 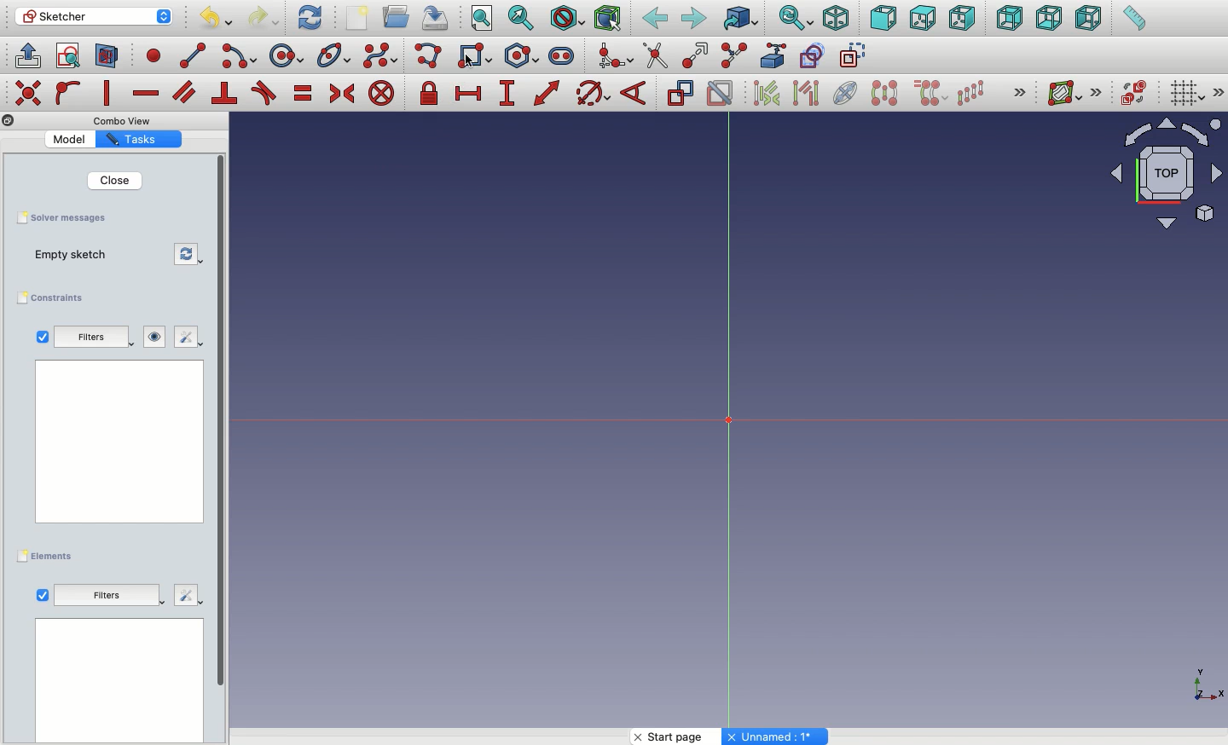 What do you see at coordinates (776, 736) in the screenshot?
I see `Unnamed: 1` at bounding box center [776, 736].